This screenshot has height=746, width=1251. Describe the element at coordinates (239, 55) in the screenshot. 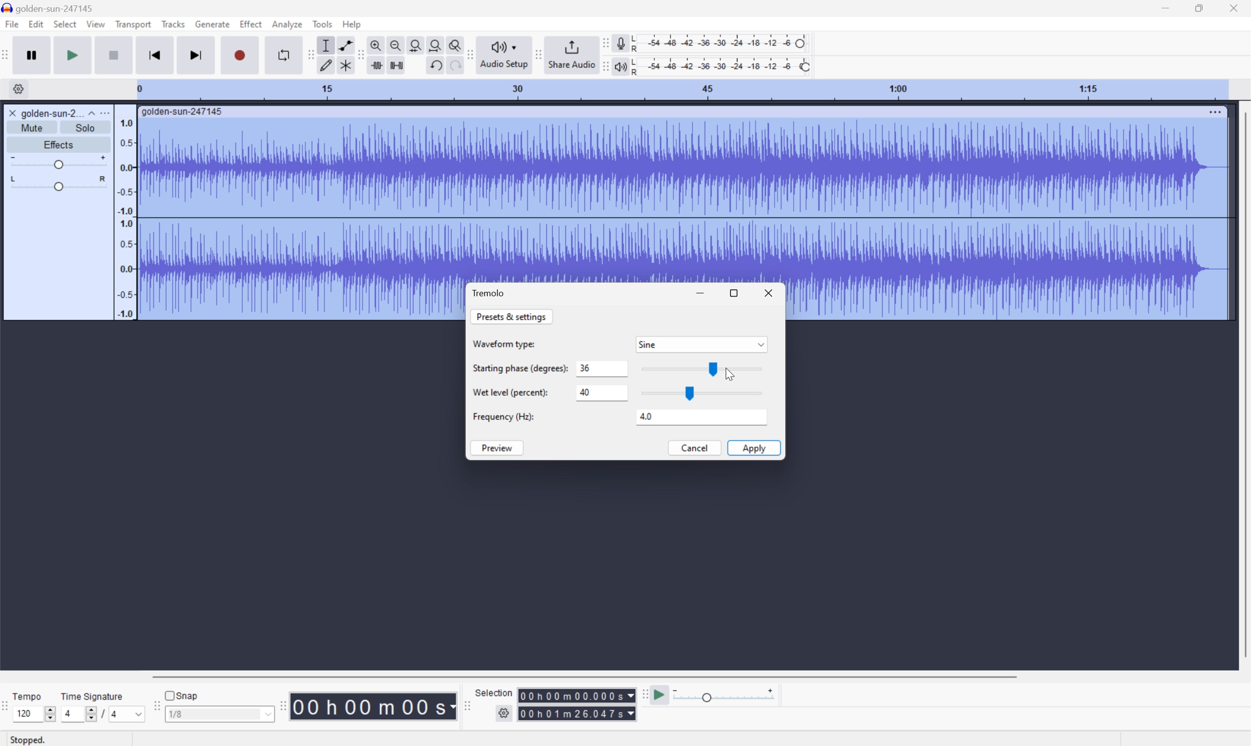

I see `Record / Record new track` at that location.